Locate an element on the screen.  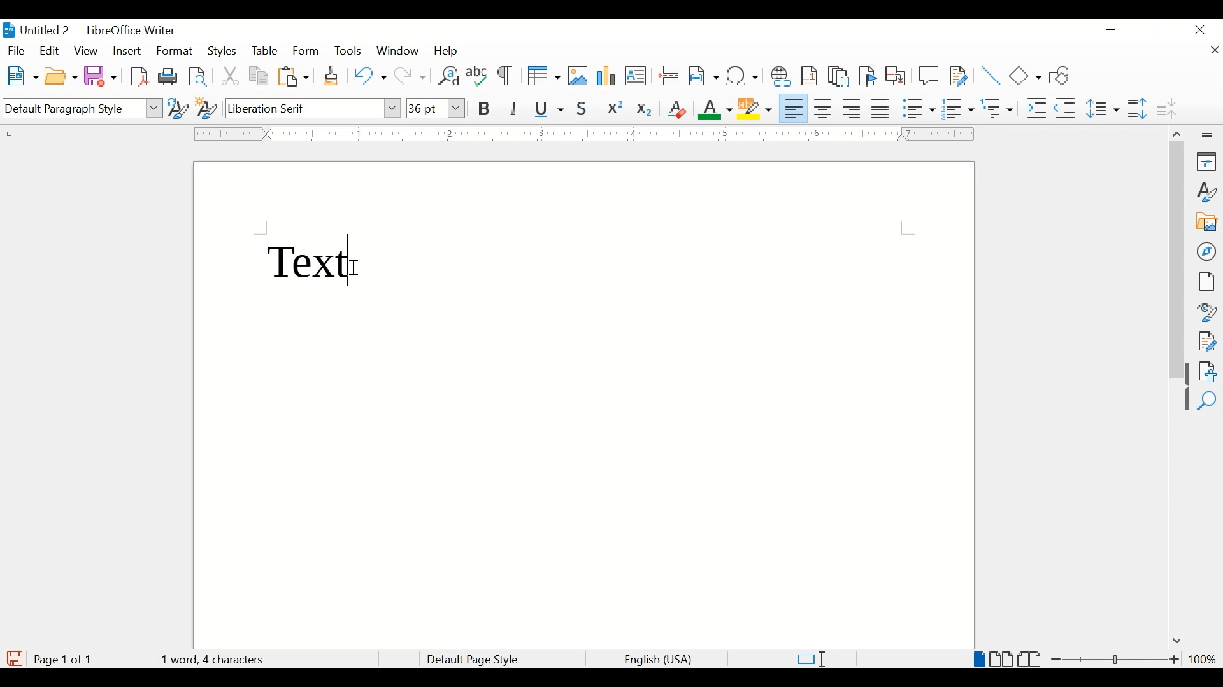
restore down is located at coordinates (1155, 30).